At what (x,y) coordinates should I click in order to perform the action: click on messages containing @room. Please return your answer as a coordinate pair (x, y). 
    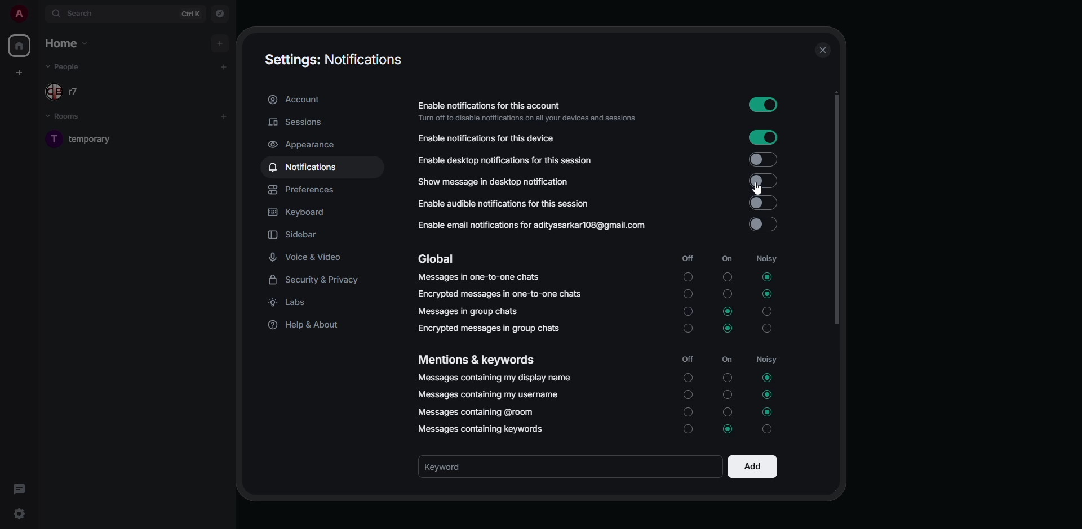
    Looking at the image, I should click on (477, 413).